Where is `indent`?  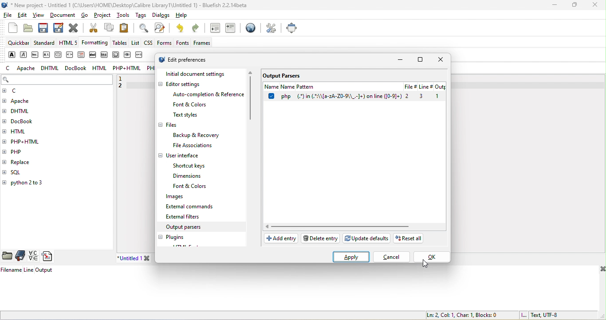
indent is located at coordinates (232, 29).